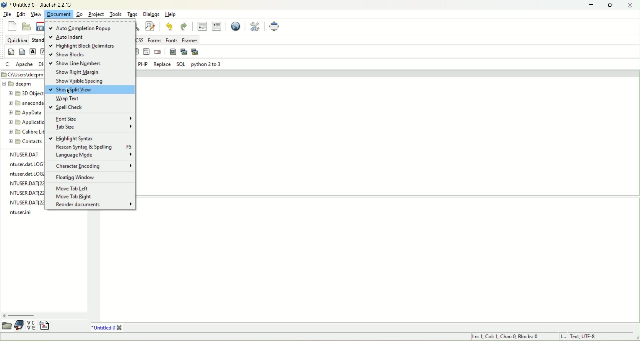 The width and height of the screenshot is (640, 341). What do you see at coordinates (81, 80) in the screenshot?
I see `show visible spacing` at bounding box center [81, 80].